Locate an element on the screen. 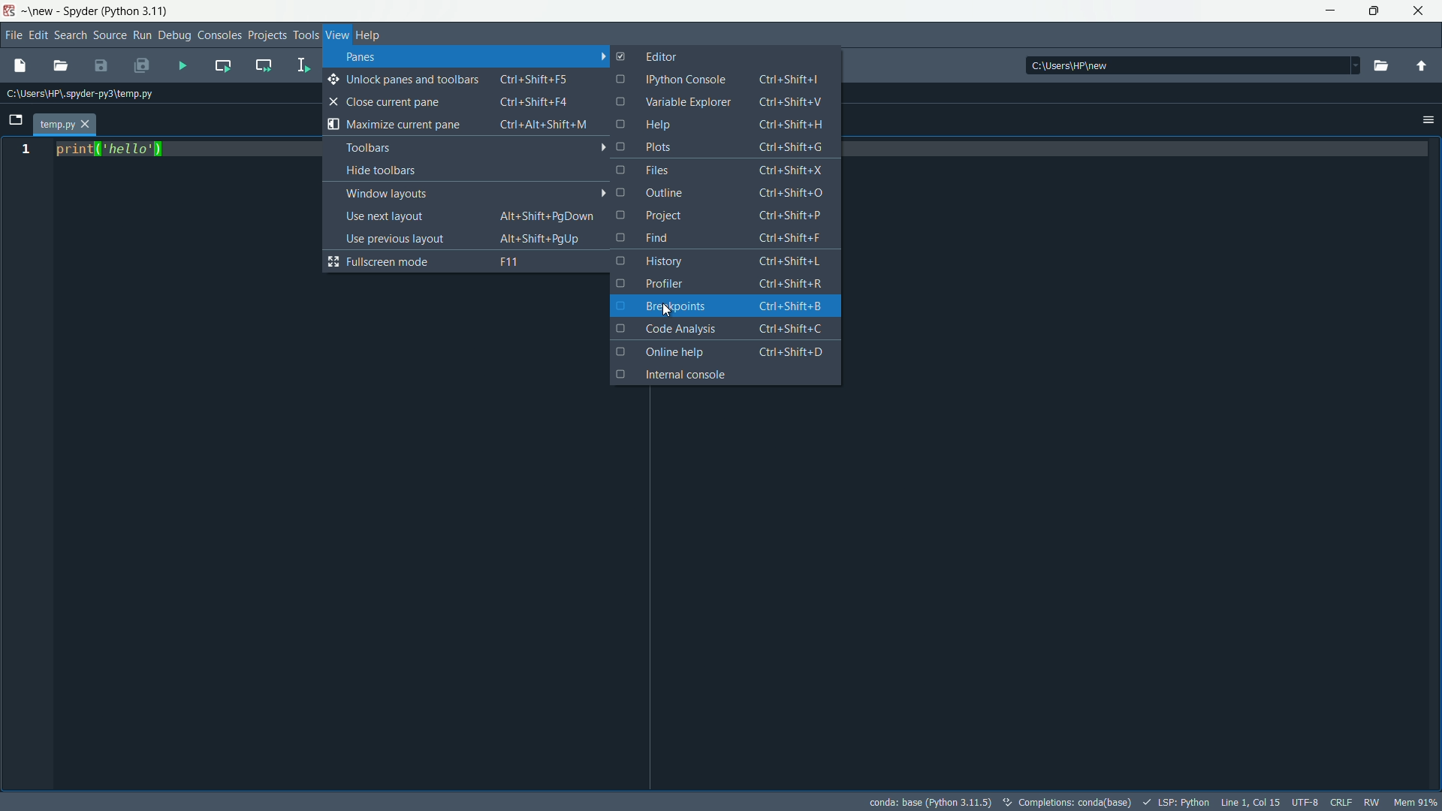  LSP:Python is located at coordinates (1178, 803).